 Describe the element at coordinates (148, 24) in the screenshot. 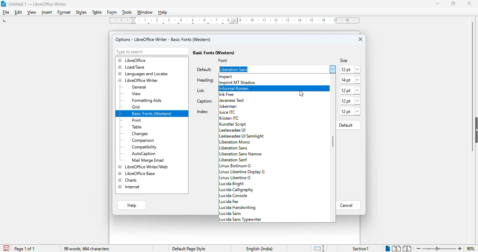

I see `center tab` at that location.